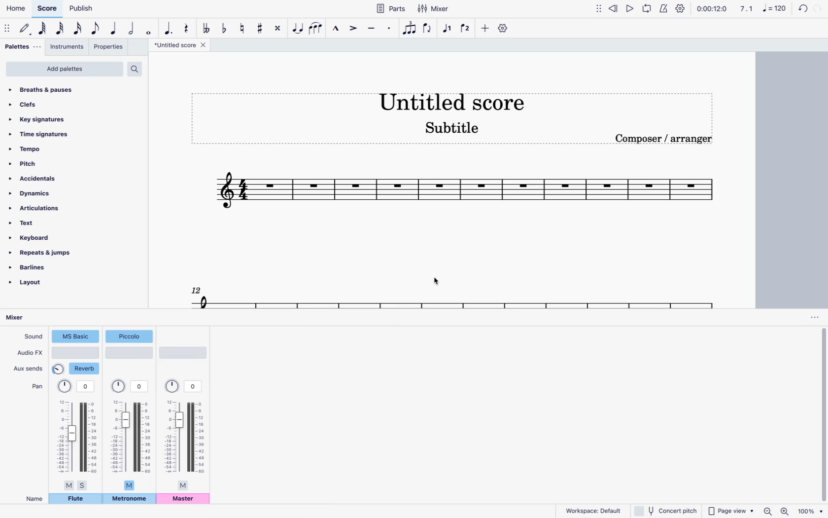 Image resolution: width=828 pixels, height=518 pixels. What do you see at coordinates (130, 336) in the screenshot?
I see `piccolo` at bounding box center [130, 336].